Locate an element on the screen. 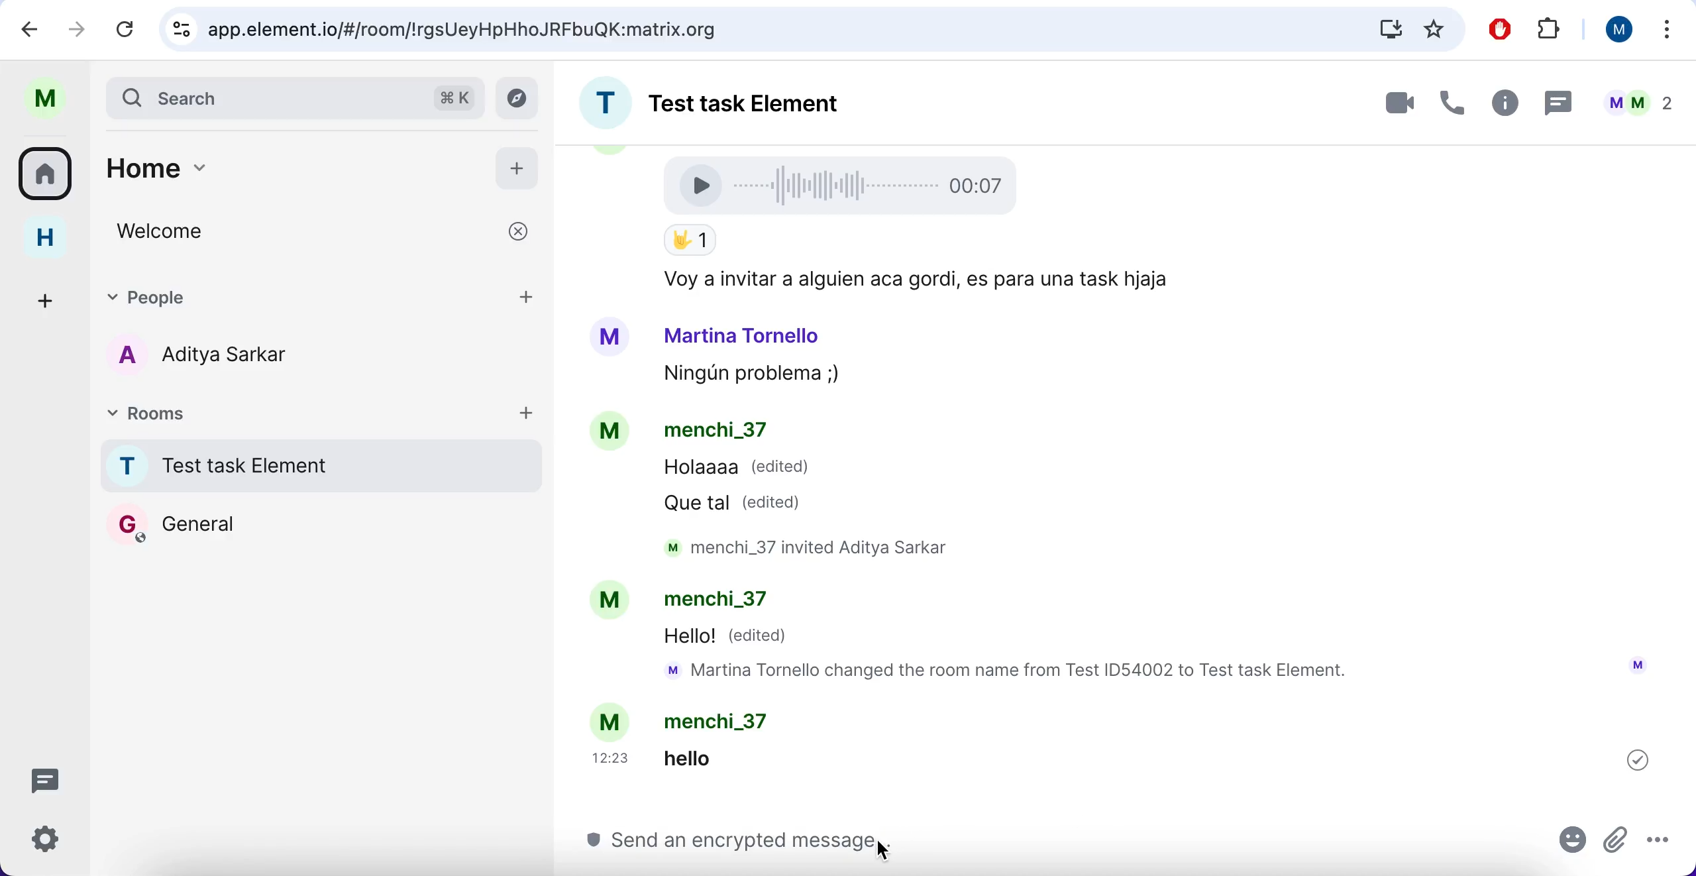 This screenshot has height=876, width=1696. voice call is located at coordinates (1448, 107).